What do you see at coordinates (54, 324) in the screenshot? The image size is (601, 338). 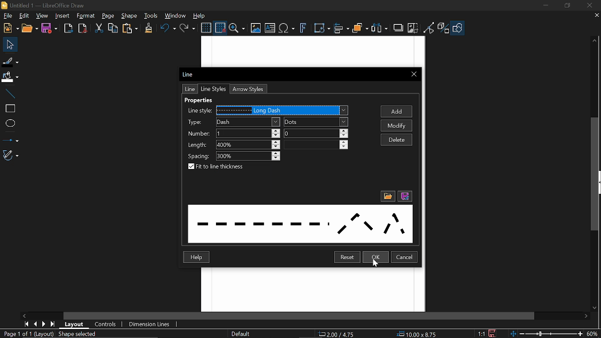 I see `Last page` at bounding box center [54, 324].